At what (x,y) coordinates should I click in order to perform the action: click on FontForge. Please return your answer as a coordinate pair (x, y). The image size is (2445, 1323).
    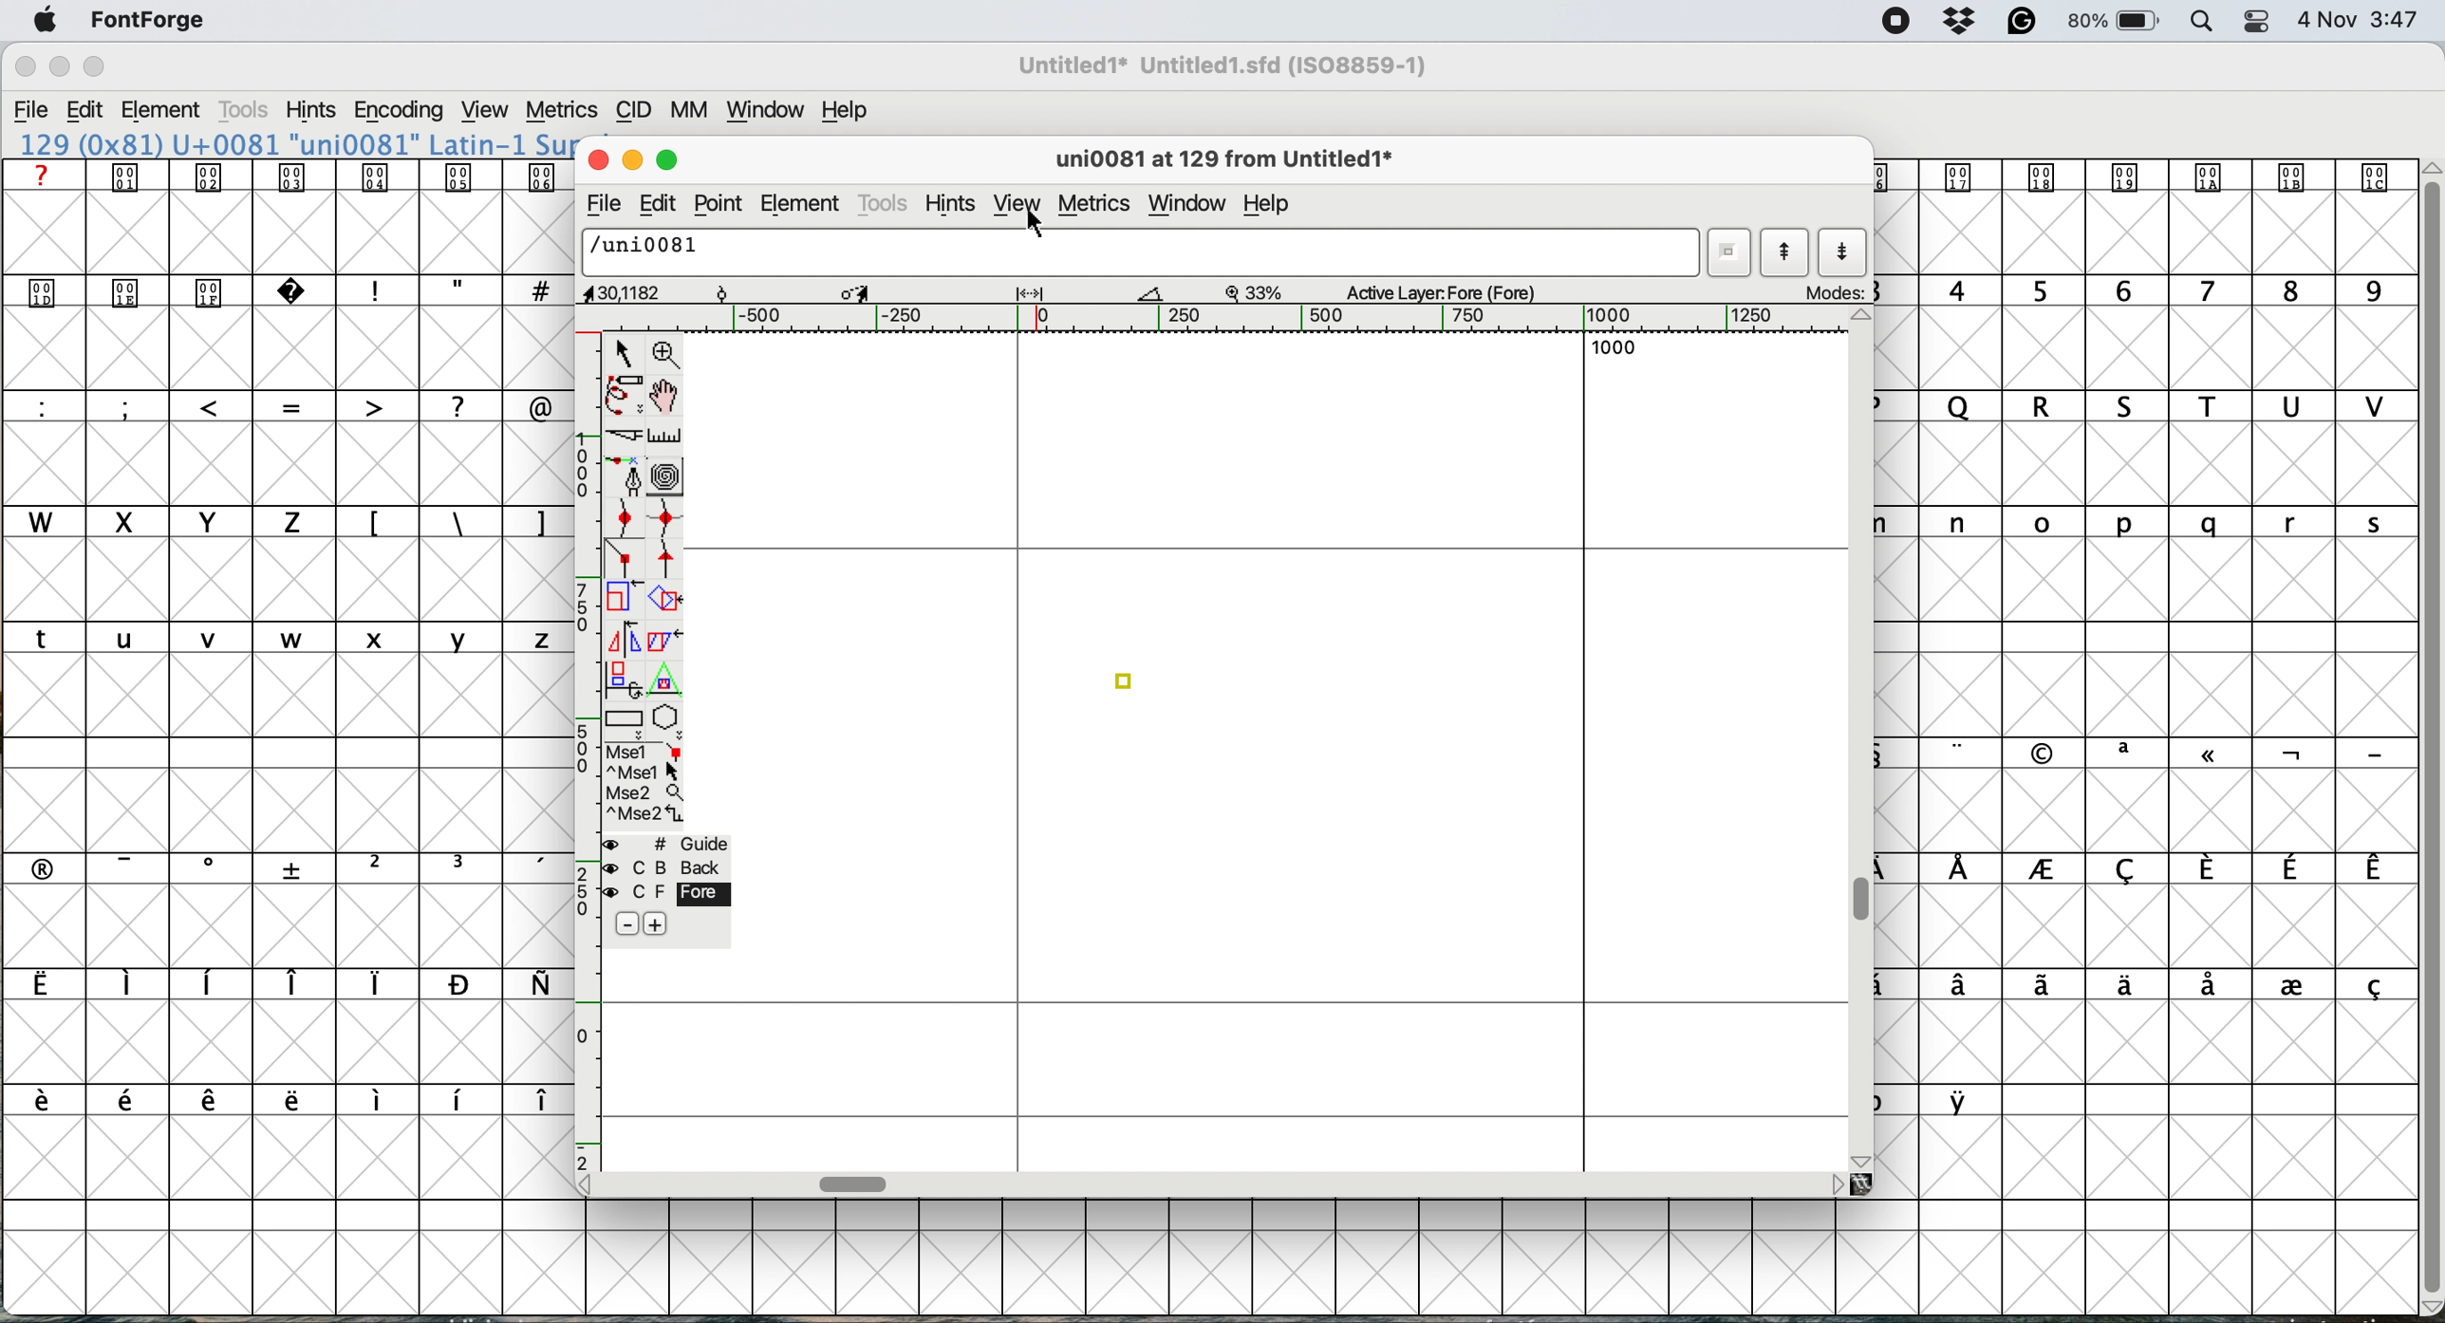
    Looking at the image, I should click on (149, 26).